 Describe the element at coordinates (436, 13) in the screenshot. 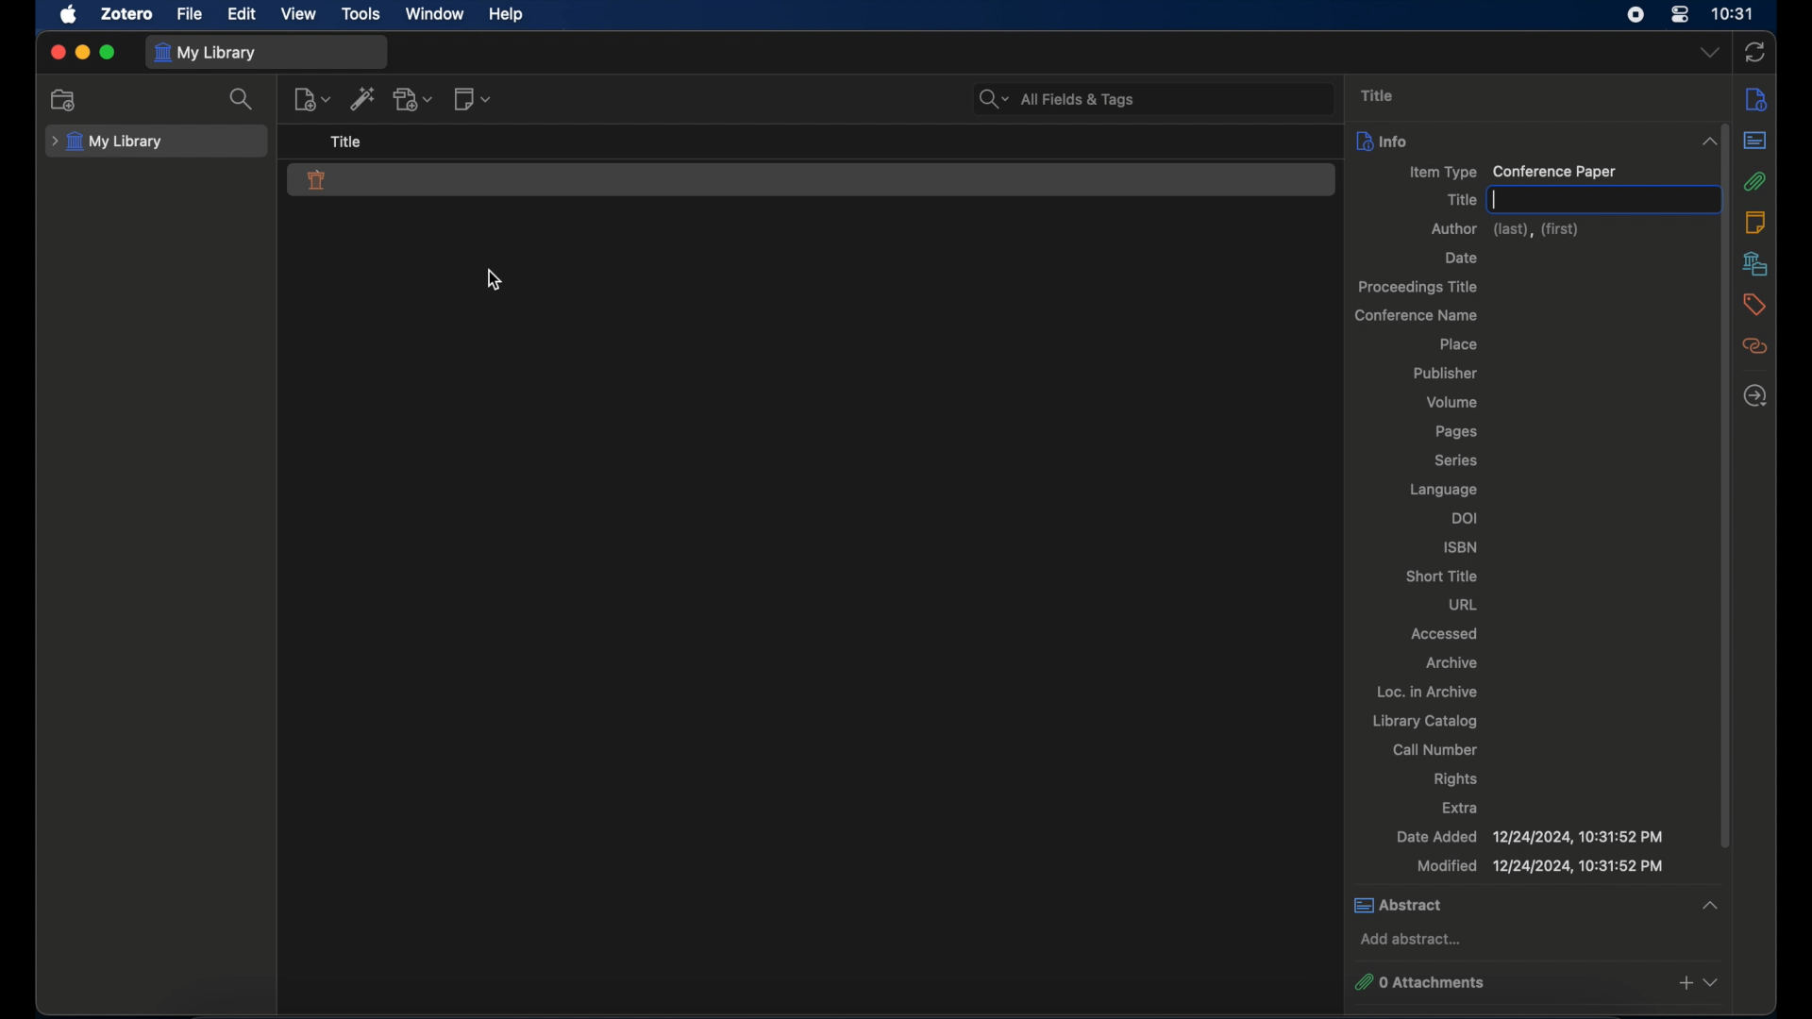

I see `window` at that location.